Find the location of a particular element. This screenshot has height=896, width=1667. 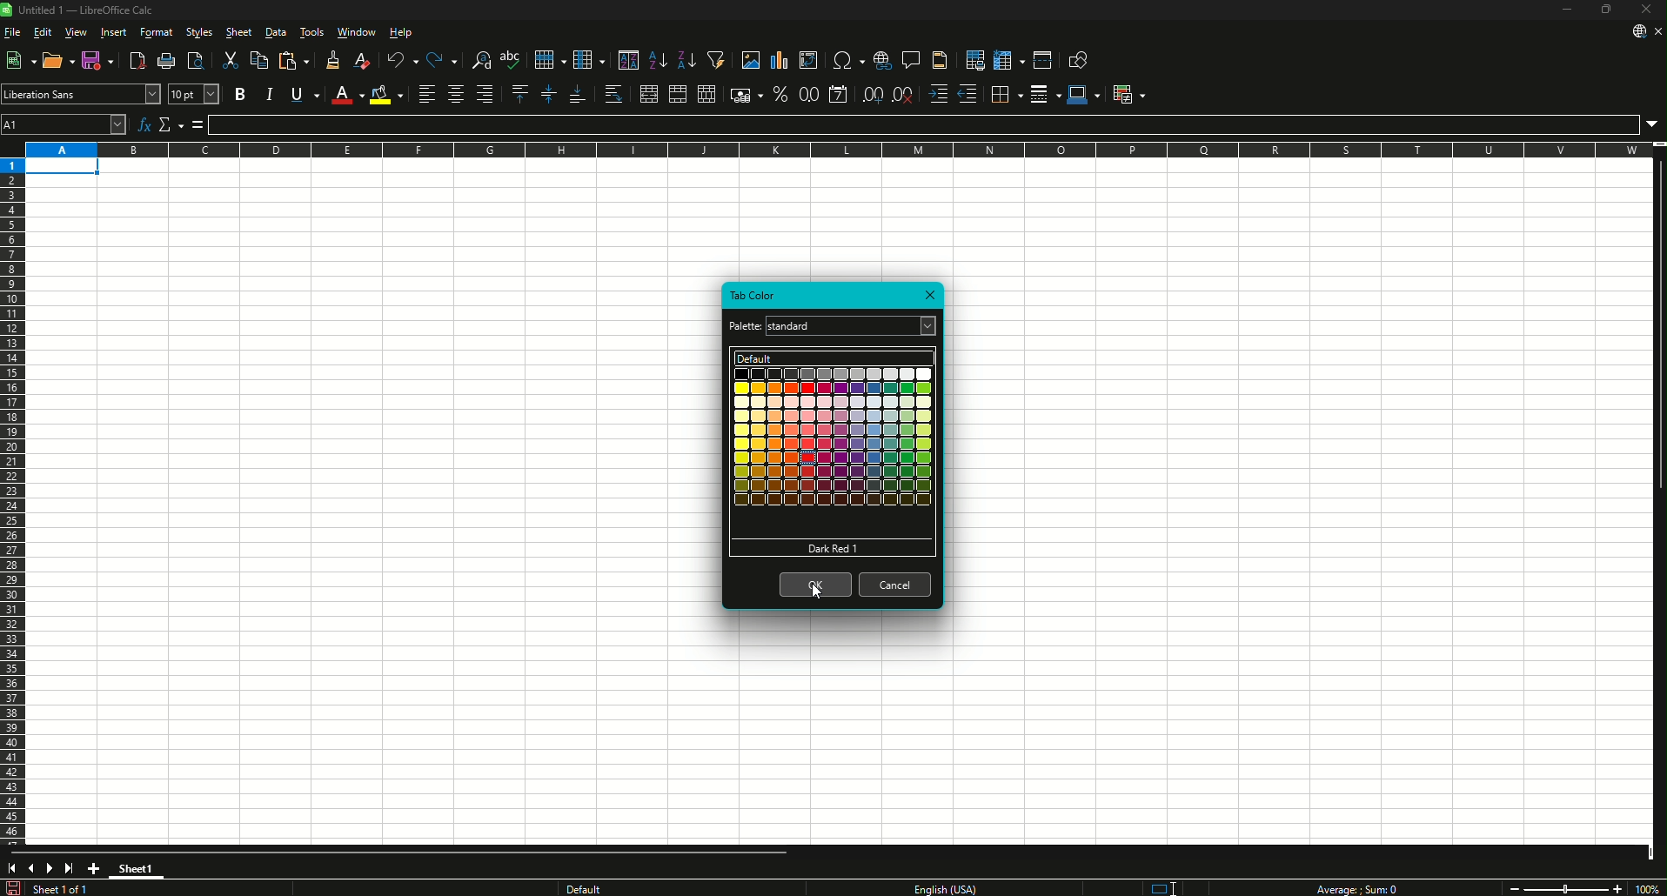

Font Color is located at coordinates (347, 95).